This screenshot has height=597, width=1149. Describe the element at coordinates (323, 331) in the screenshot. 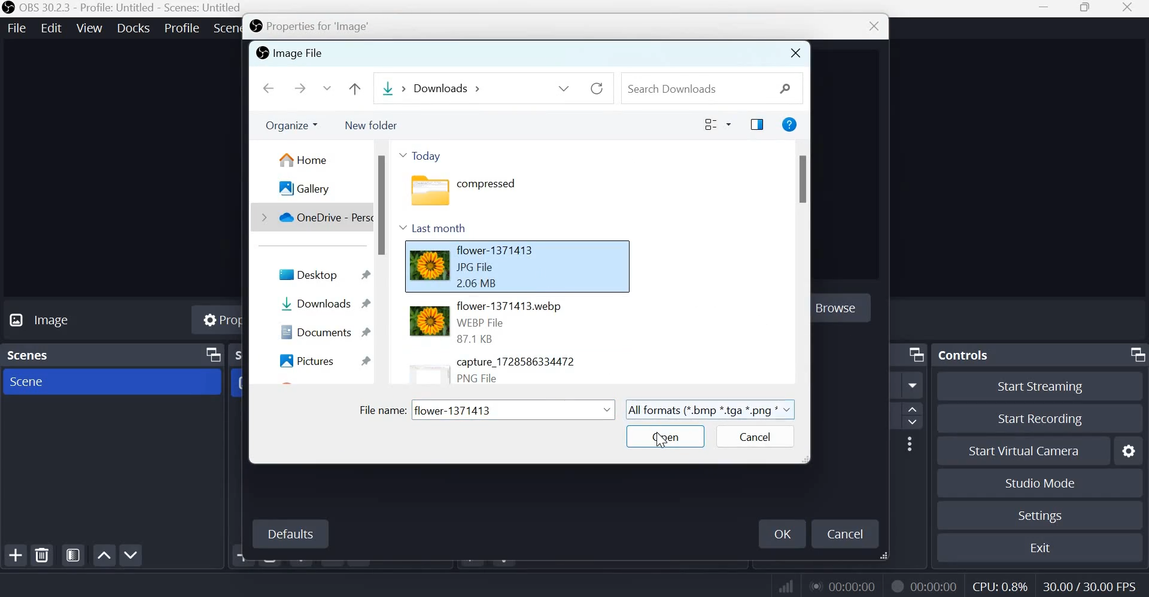

I see `Documents` at that location.